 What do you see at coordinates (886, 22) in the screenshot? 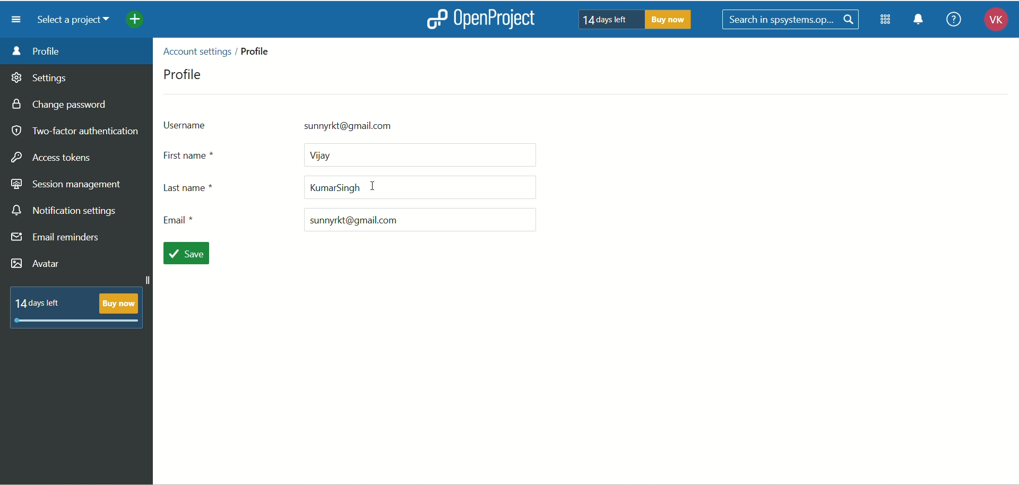
I see `modules` at bounding box center [886, 22].